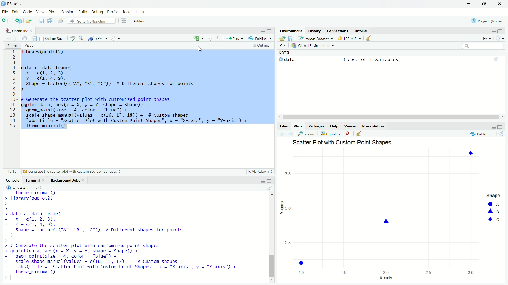  What do you see at coordinates (280, 59) in the screenshot?
I see `expand/collapse` at bounding box center [280, 59].